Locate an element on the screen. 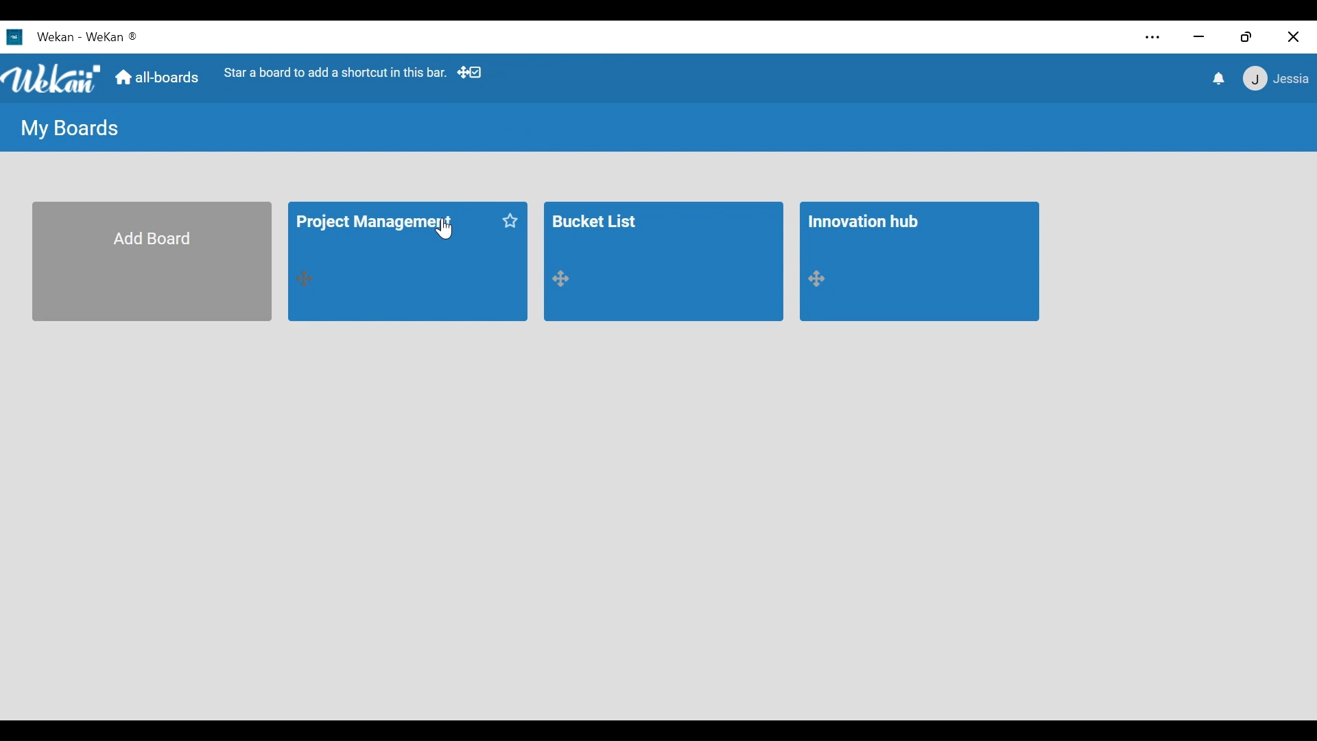 The height and width of the screenshot is (741, 1317). Restore is located at coordinates (1248, 37).